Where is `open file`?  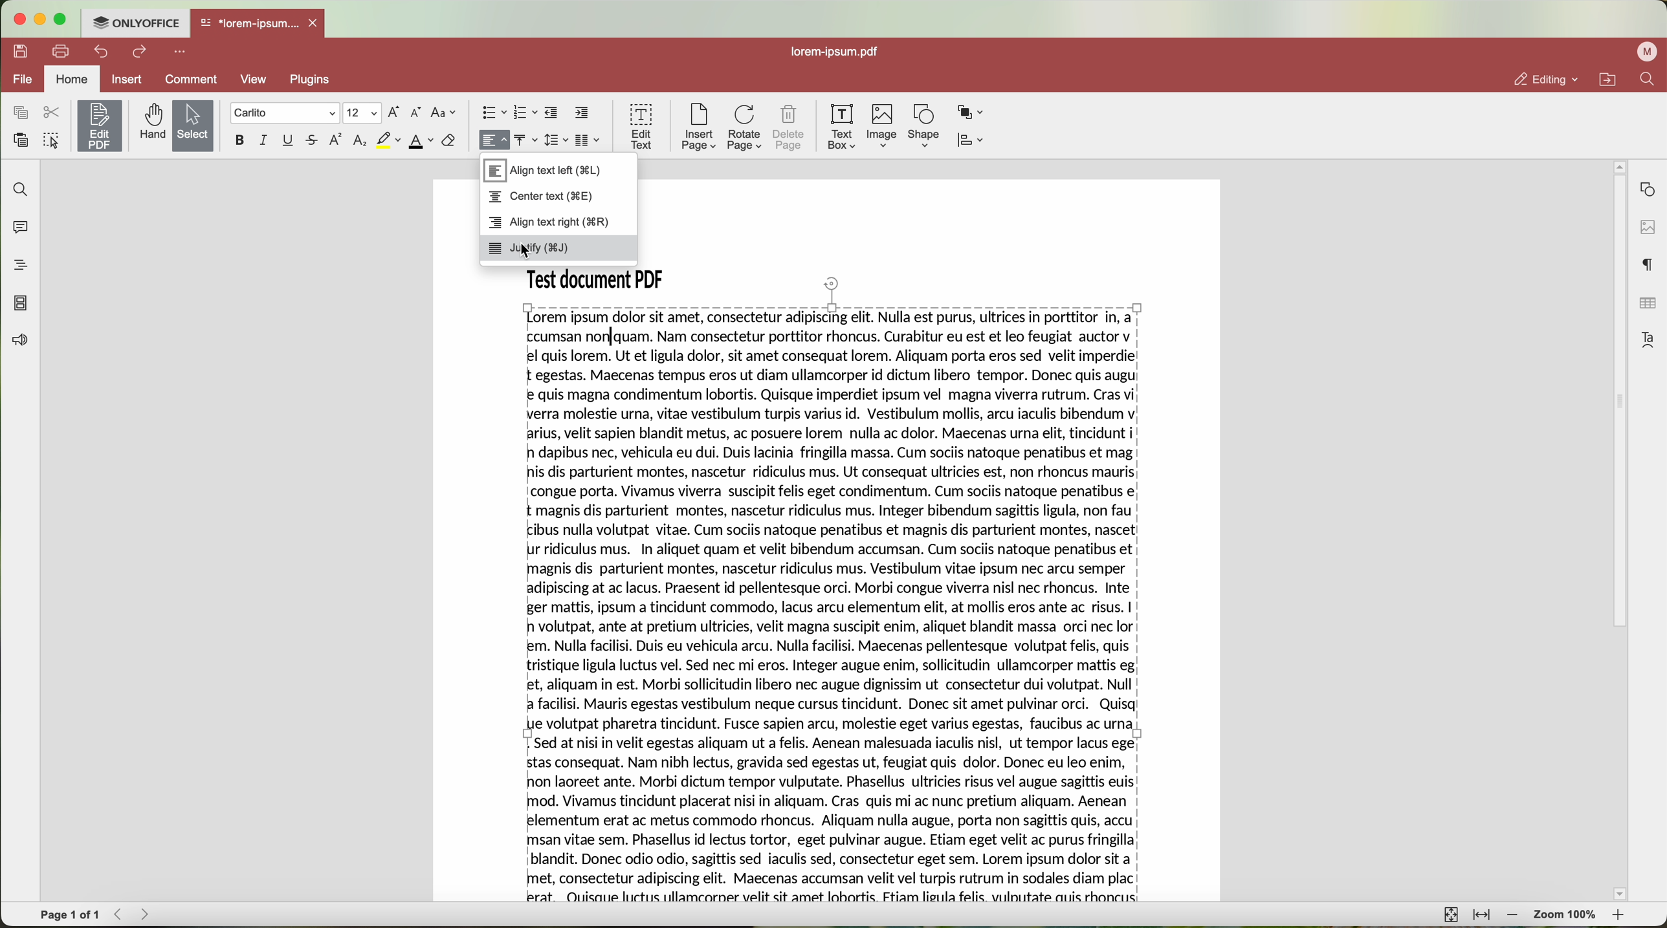 open file is located at coordinates (258, 25).